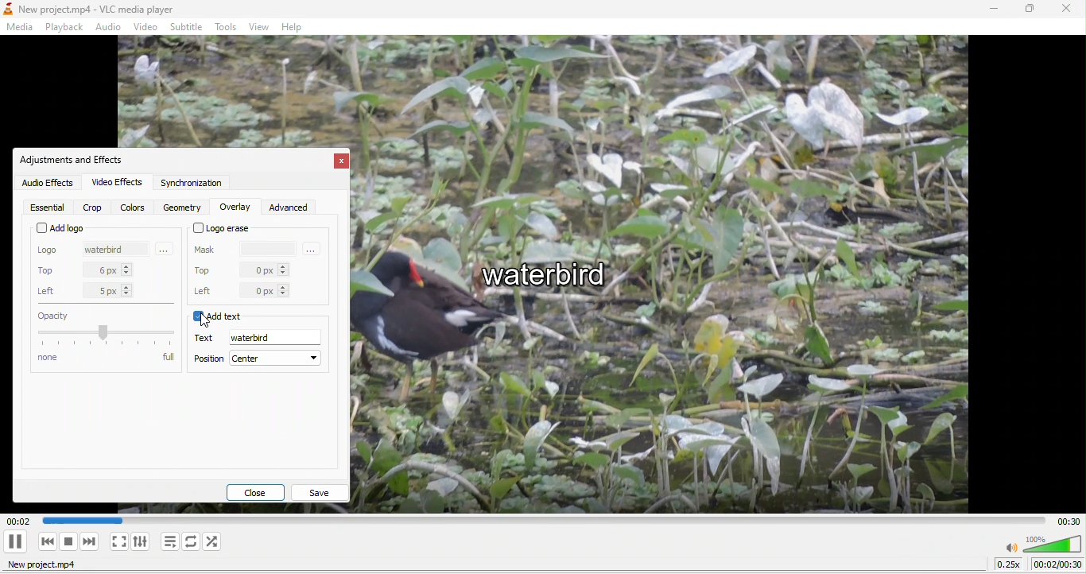 The height and width of the screenshot is (574, 1086). Describe the element at coordinates (51, 359) in the screenshot. I see `none` at that location.